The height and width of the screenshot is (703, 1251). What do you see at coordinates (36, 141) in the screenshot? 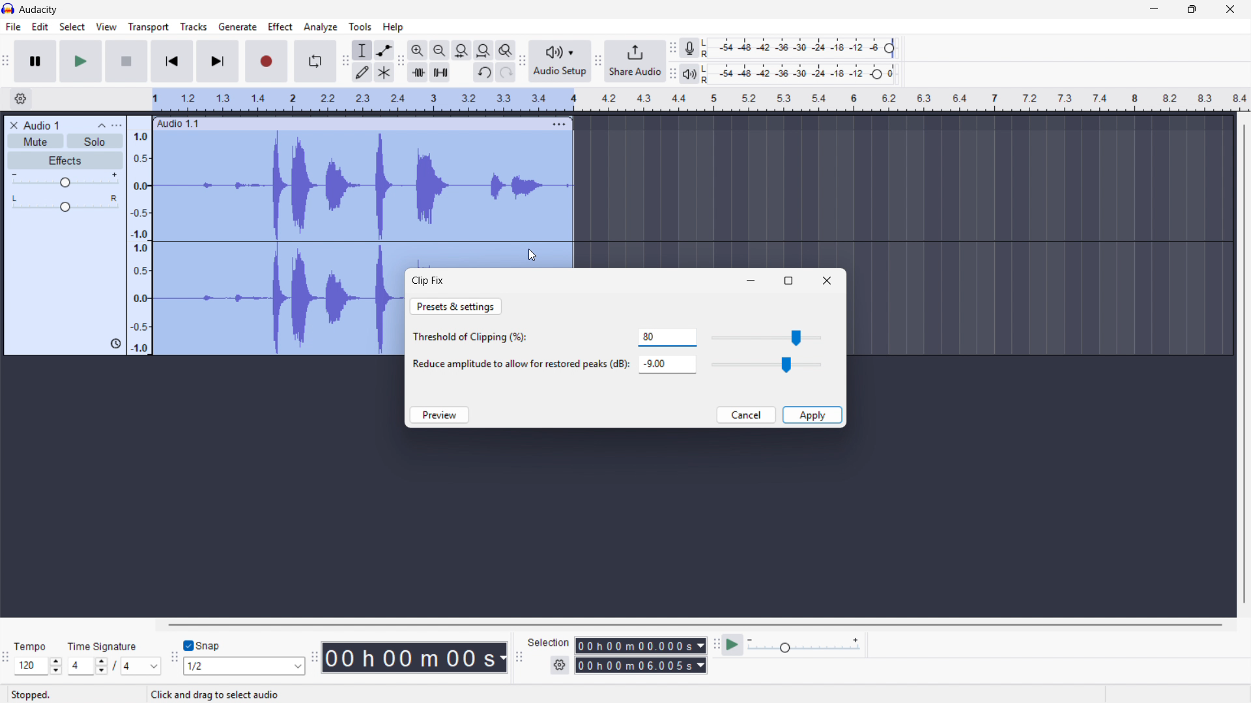
I see `Mute` at bounding box center [36, 141].